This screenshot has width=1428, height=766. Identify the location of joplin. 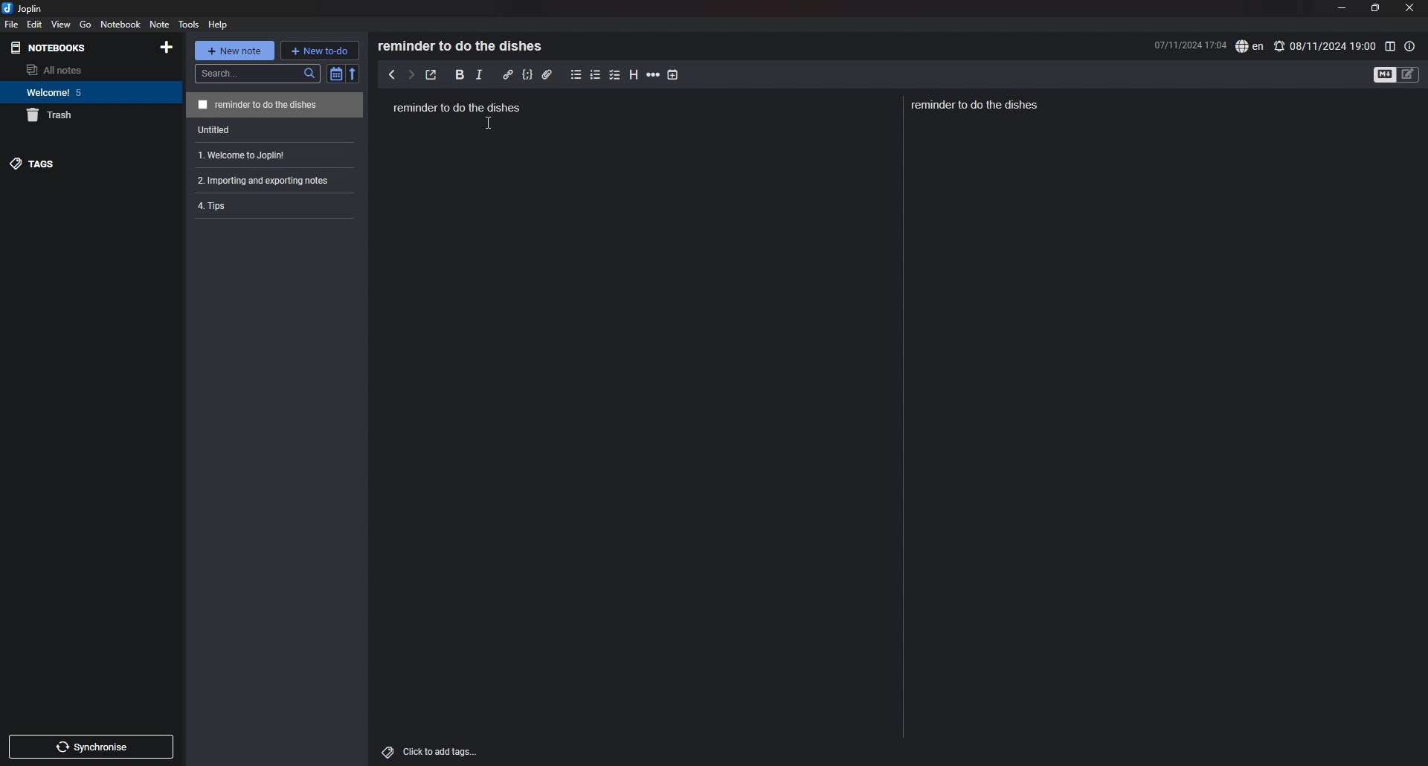
(29, 8).